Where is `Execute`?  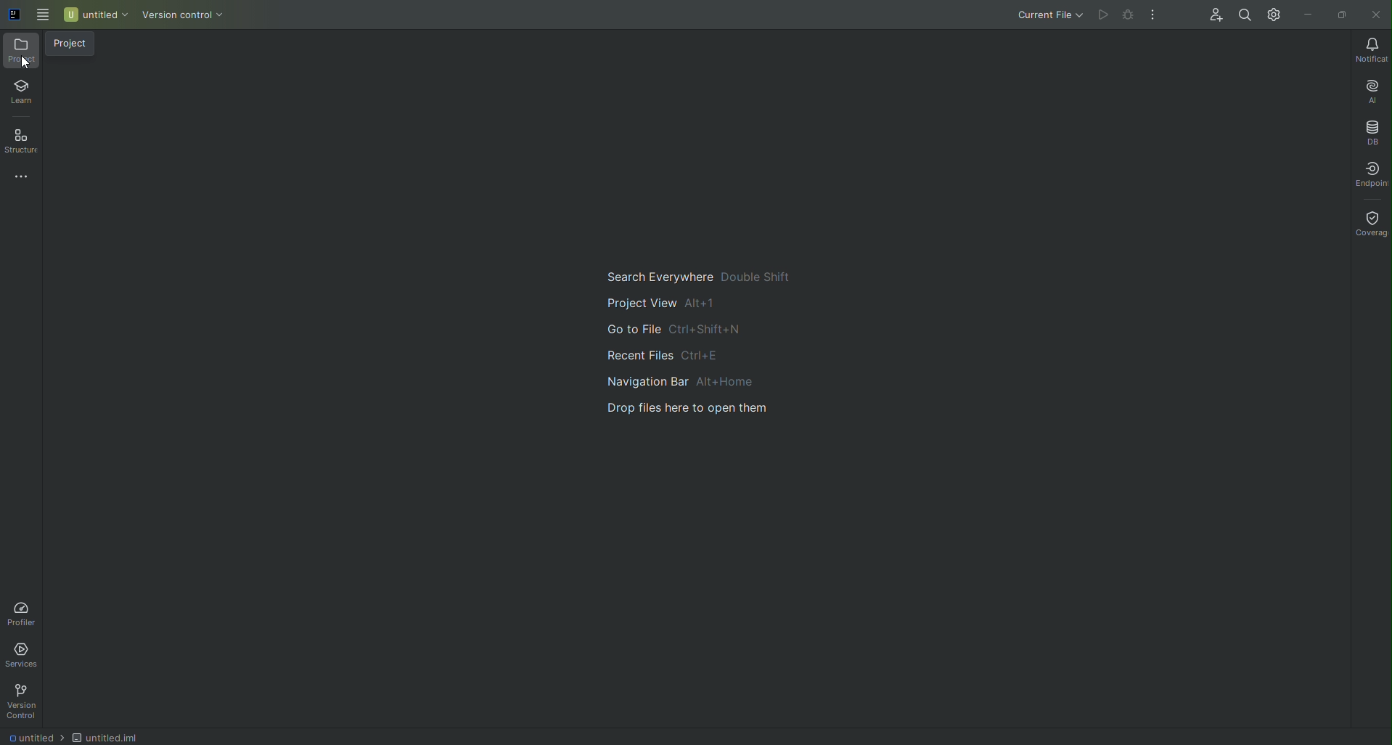 Execute is located at coordinates (1102, 15).